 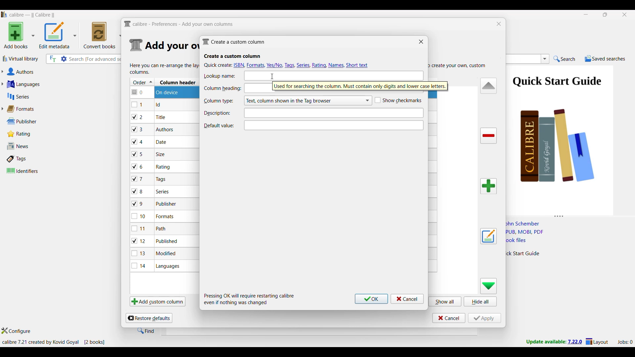 What do you see at coordinates (488, 236) in the screenshot?
I see `Edit settings of a user defined column` at bounding box center [488, 236].